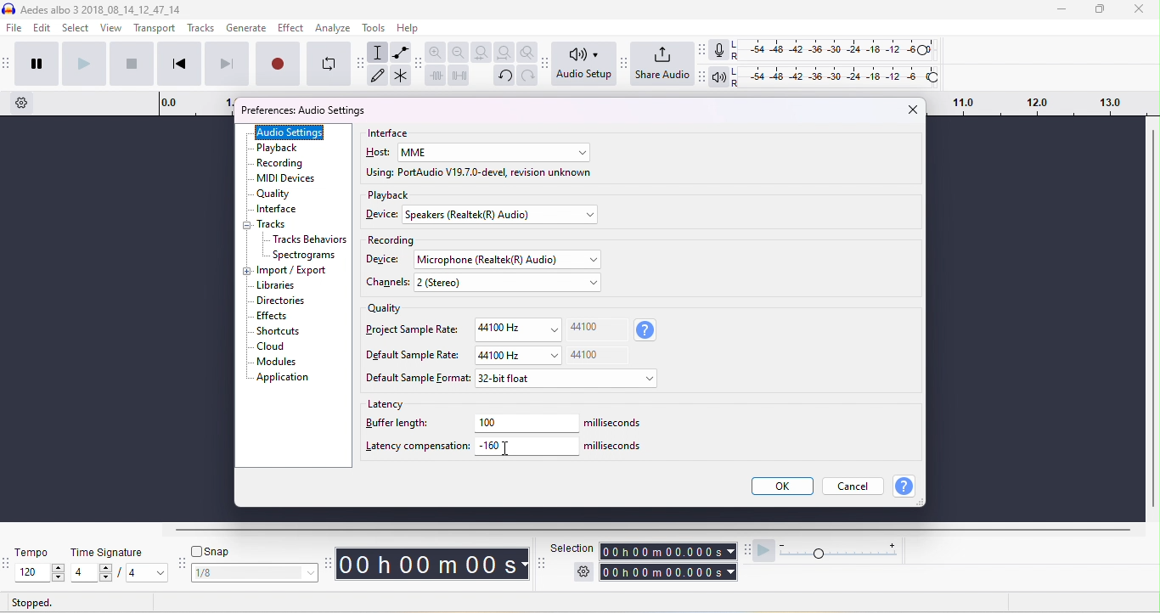  I want to click on drag time looping region, so click(1039, 104).